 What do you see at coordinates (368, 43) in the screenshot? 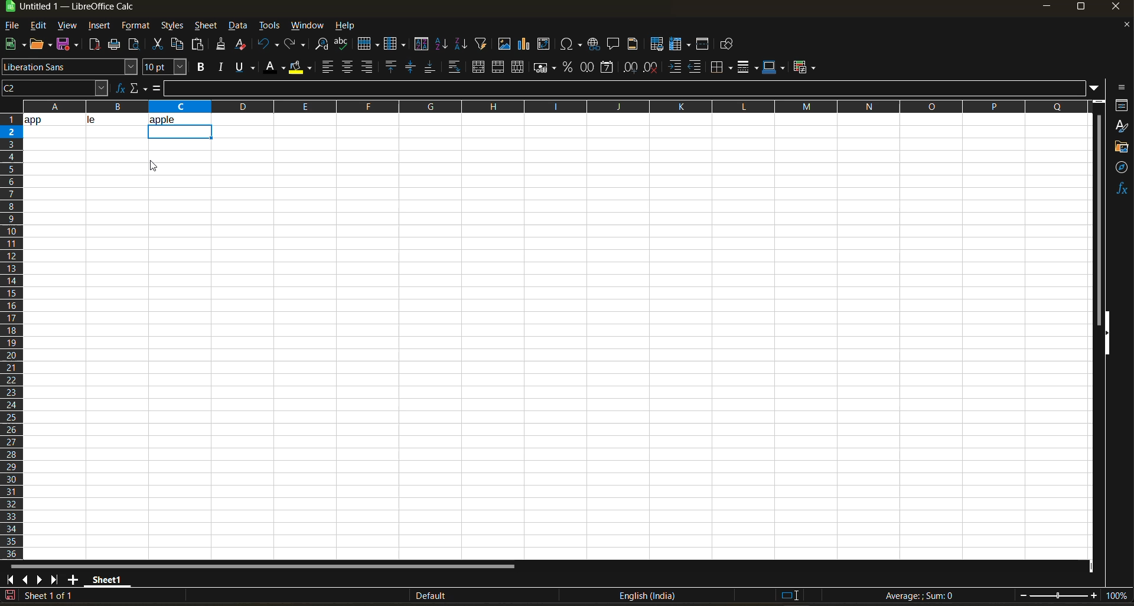
I see `row` at bounding box center [368, 43].